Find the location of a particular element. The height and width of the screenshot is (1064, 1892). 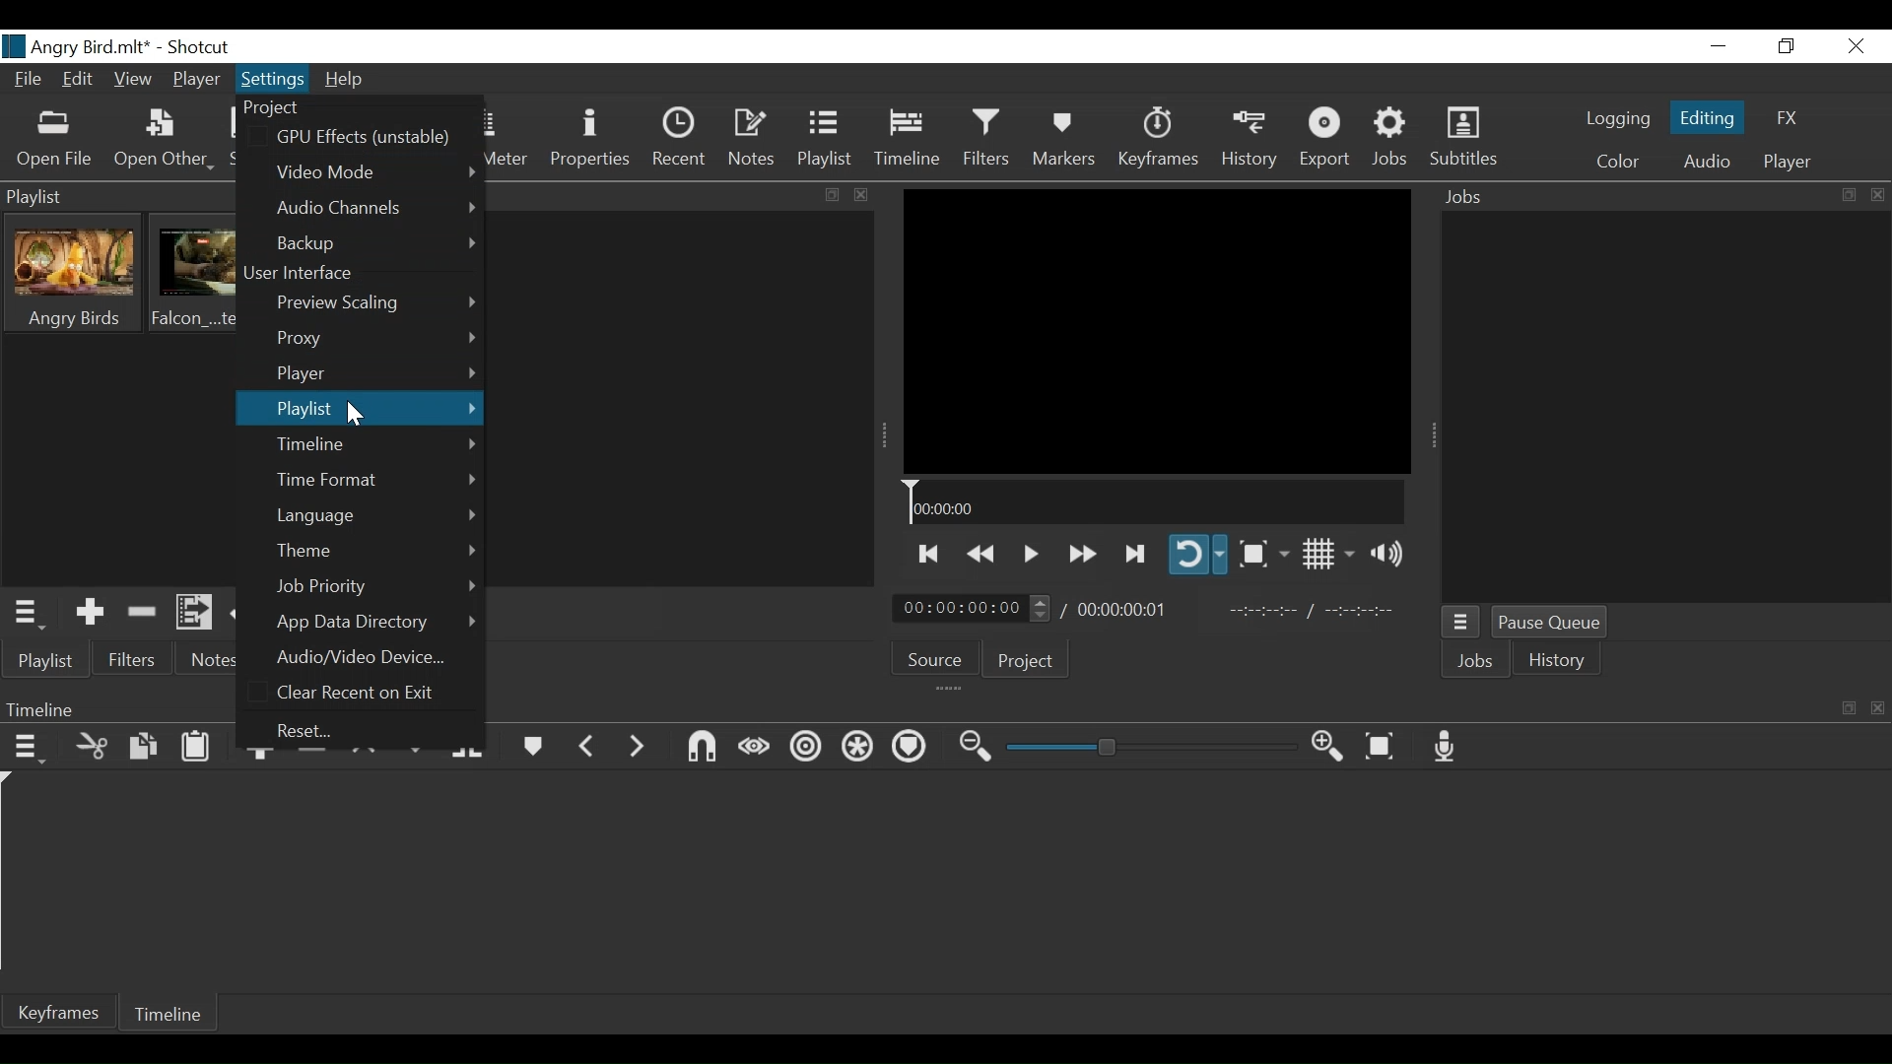

Editing is located at coordinates (1708, 118).